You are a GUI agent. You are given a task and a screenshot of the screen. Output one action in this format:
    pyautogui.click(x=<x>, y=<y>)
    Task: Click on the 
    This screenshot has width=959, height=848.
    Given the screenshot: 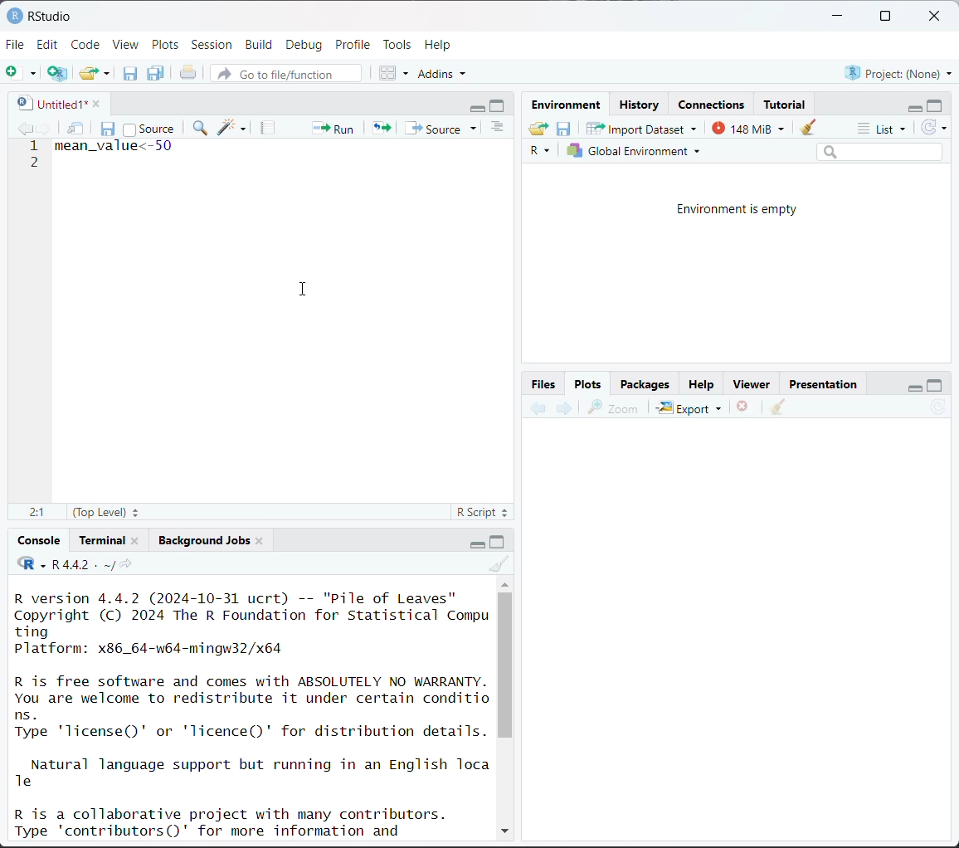 What is the action you would take?
    pyautogui.click(x=545, y=383)
    